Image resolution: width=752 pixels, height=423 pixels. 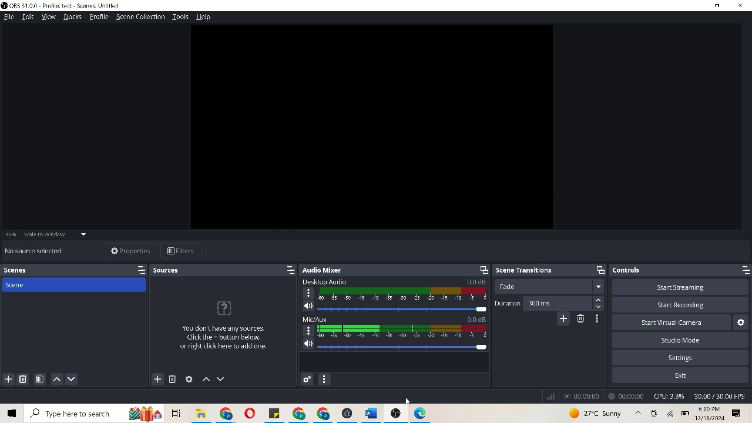 What do you see at coordinates (345, 412) in the screenshot?
I see `icon` at bounding box center [345, 412].